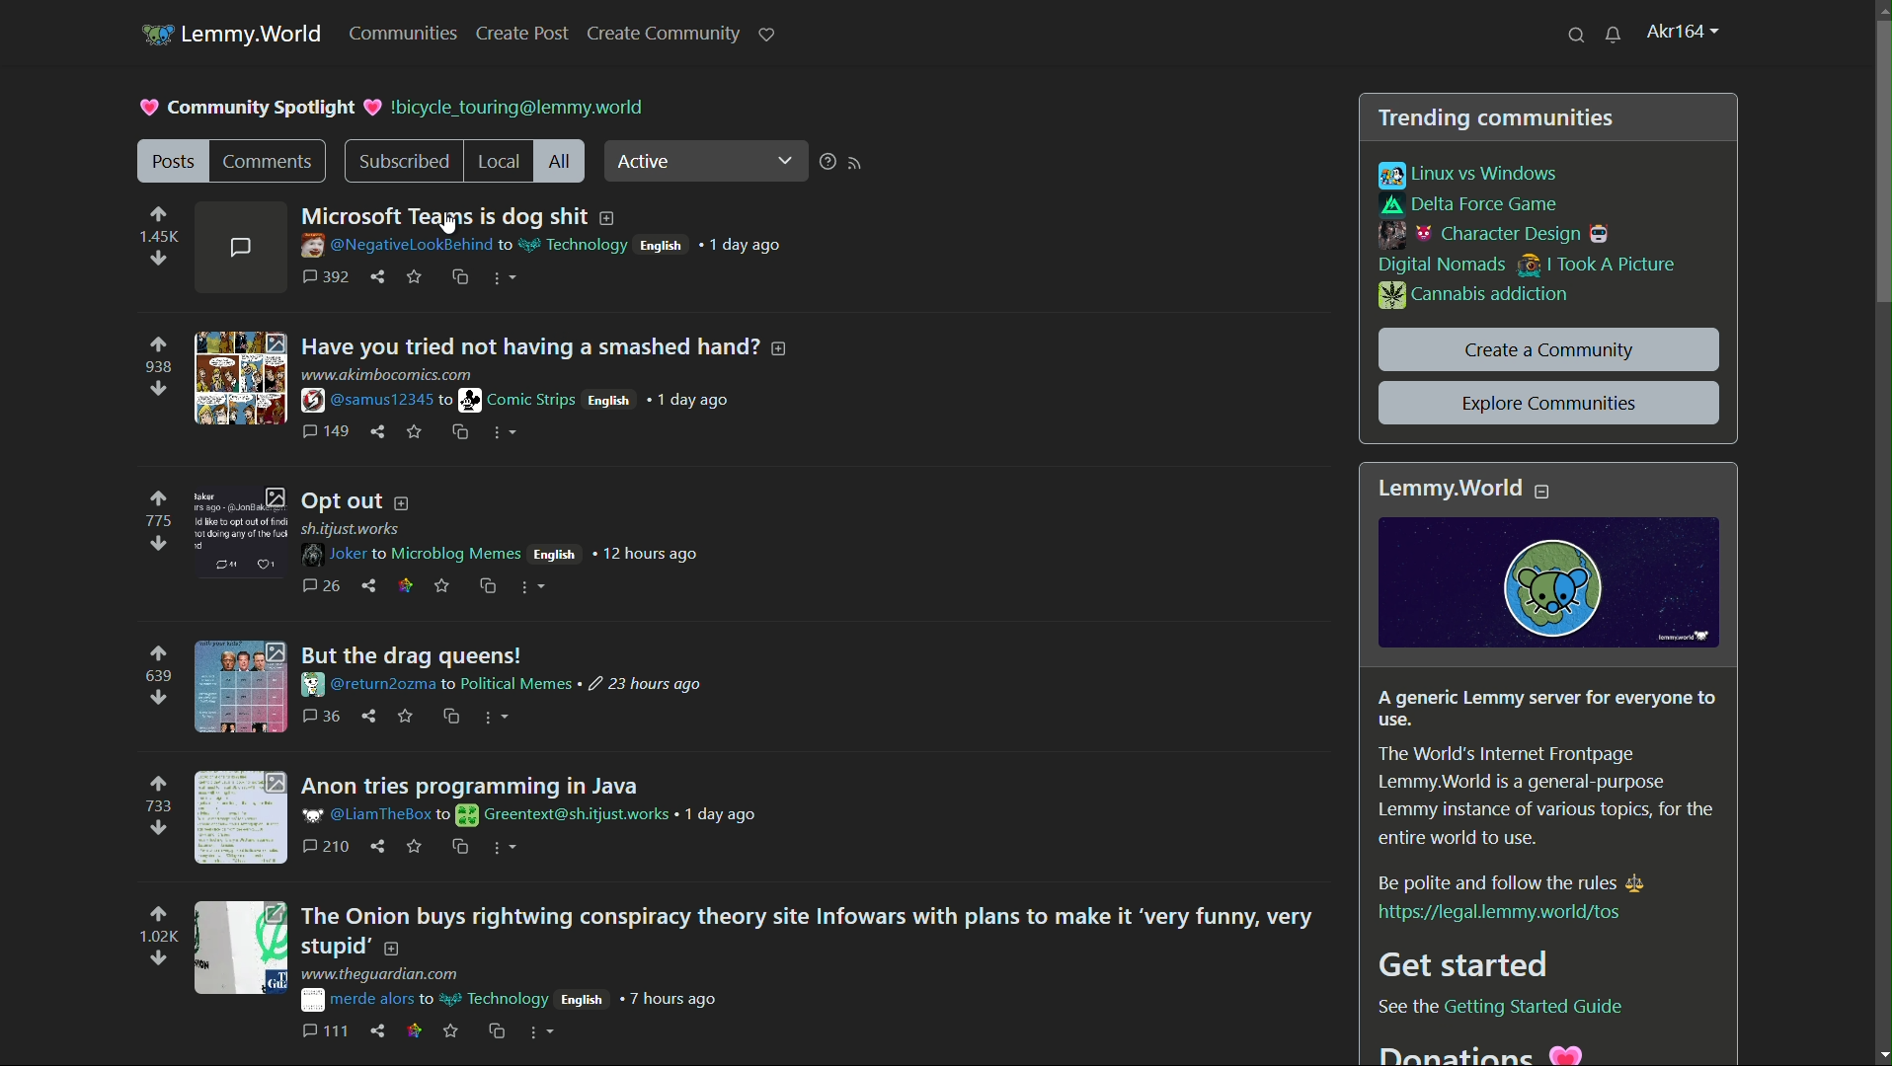  I want to click on post details, so click(526, 389).